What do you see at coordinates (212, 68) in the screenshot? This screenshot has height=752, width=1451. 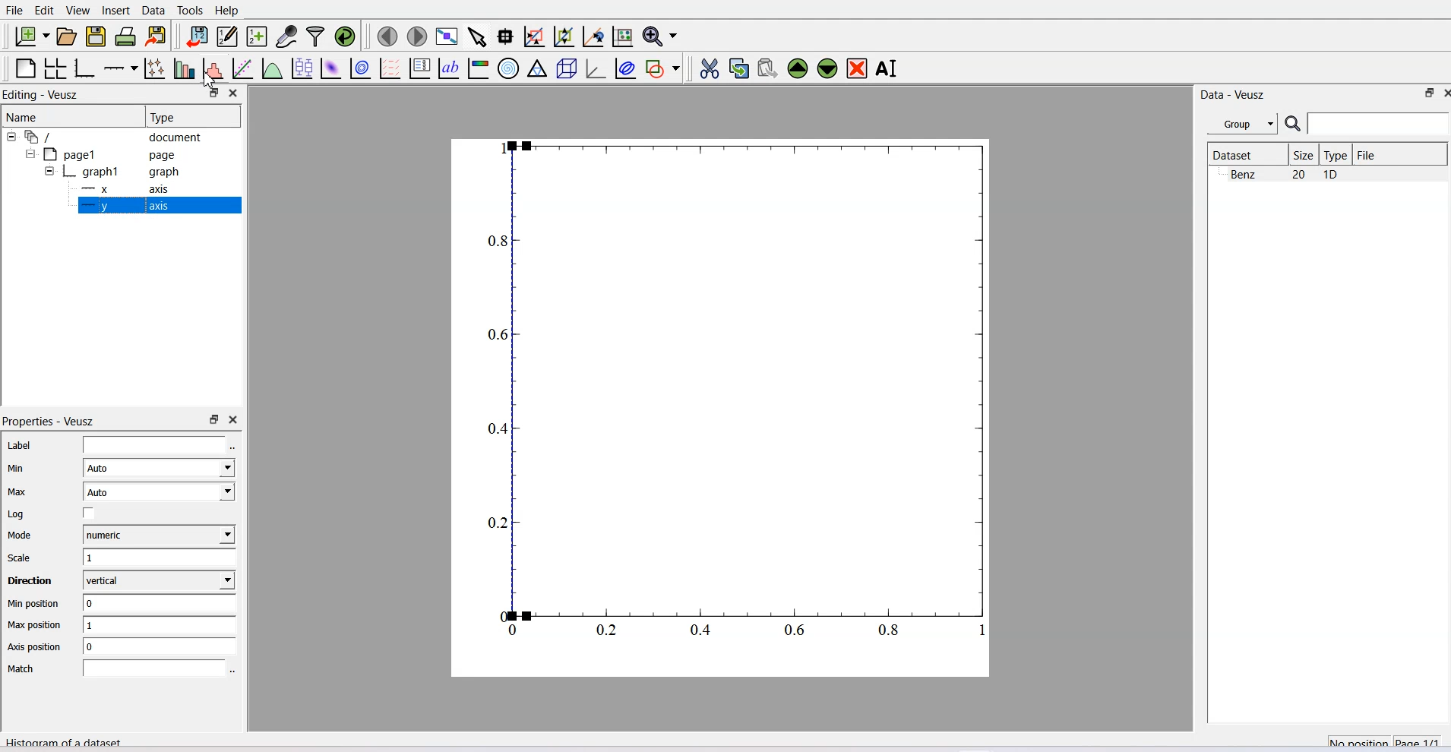 I see `Histogram of dataset` at bounding box center [212, 68].